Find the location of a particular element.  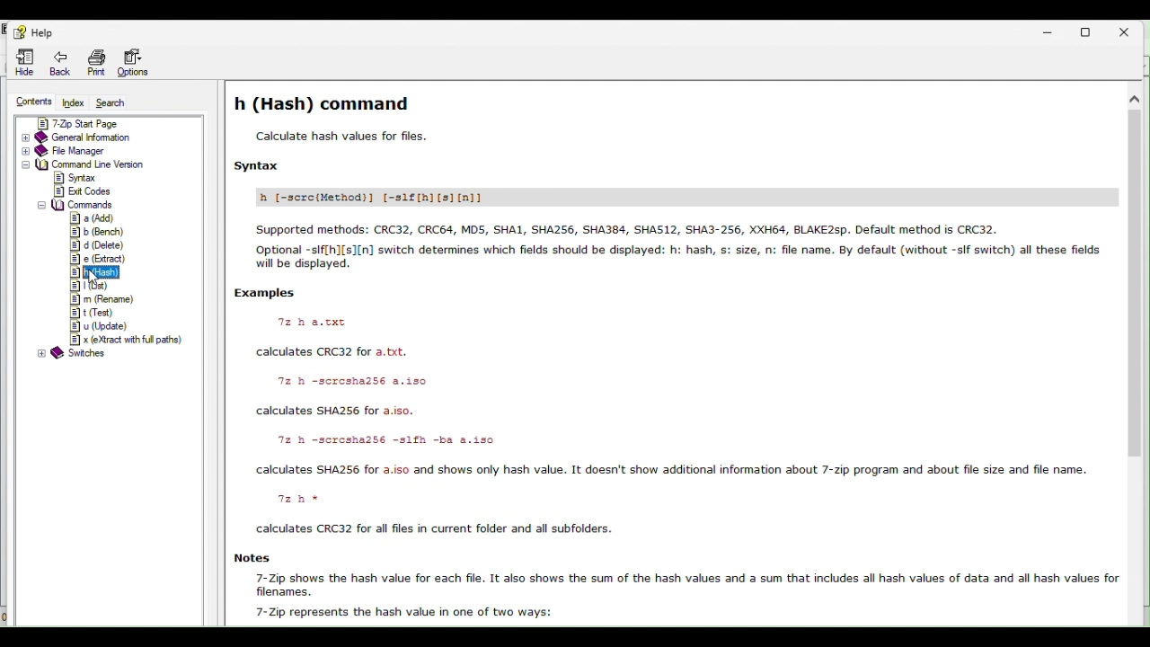

u(update) is located at coordinates (98, 327).